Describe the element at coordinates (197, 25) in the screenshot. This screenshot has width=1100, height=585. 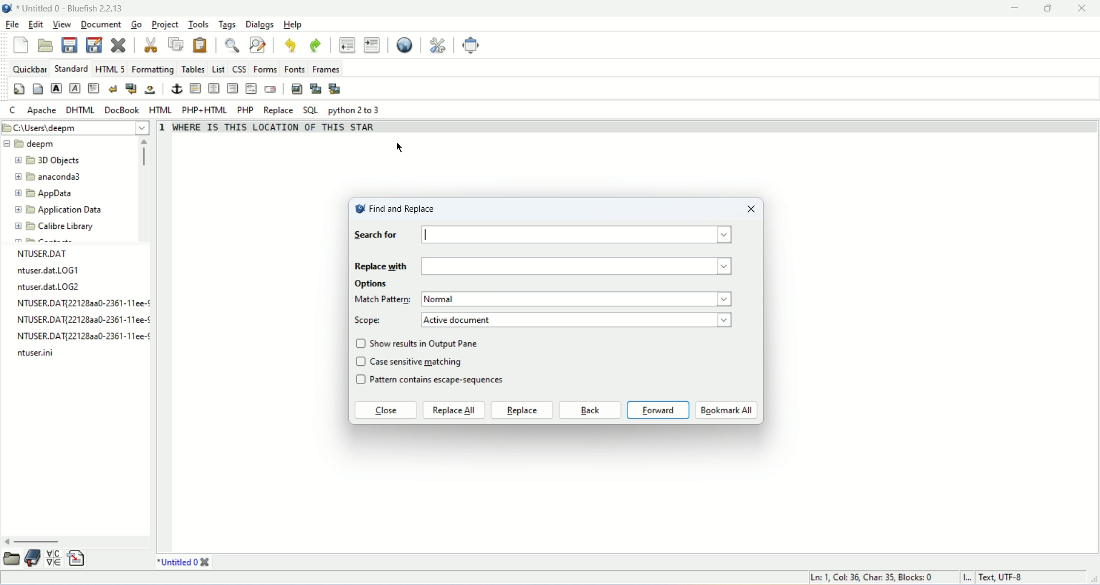
I see `tools` at that location.